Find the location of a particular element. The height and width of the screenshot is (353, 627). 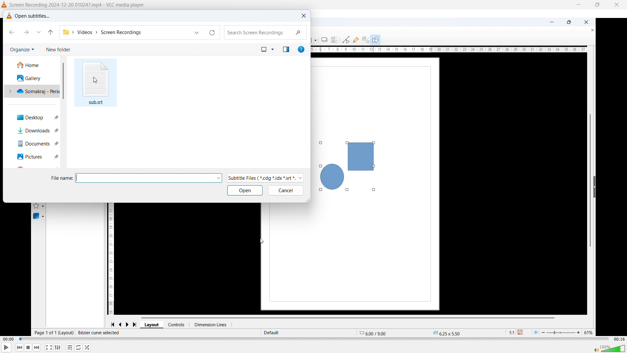

first page is located at coordinates (112, 324).